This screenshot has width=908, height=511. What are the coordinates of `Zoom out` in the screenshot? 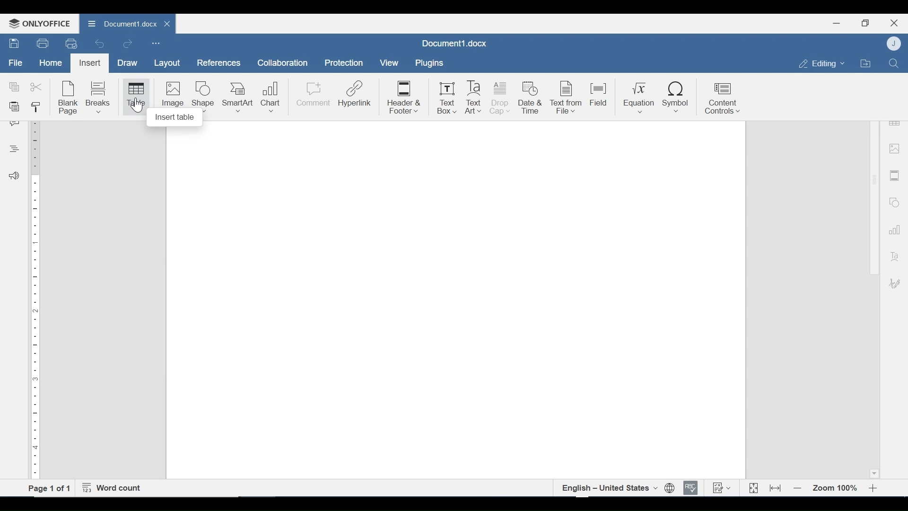 It's located at (798, 489).